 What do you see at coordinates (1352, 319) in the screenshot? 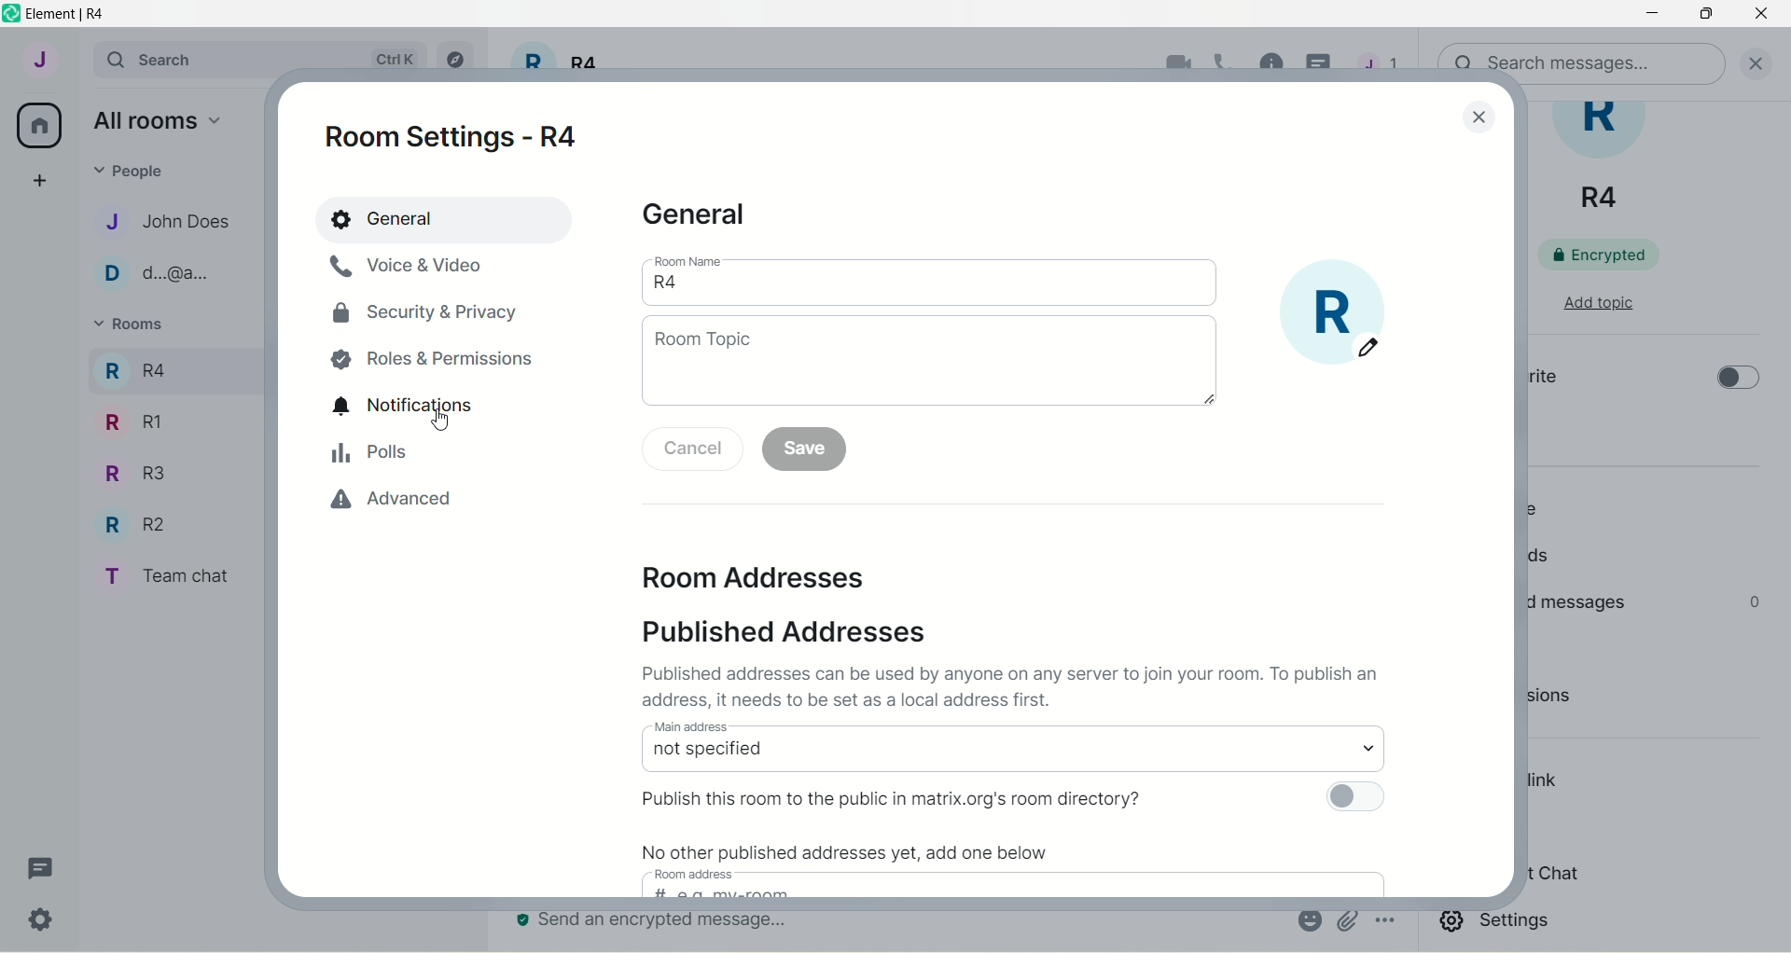
I see `room title` at bounding box center [1352, 319].